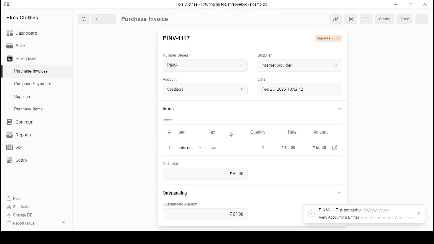 The width and height of the screenshot is (434, 244). What do you see at coordinates (317, 132) in the screenshot?
I see `amount` at bounding box center [317, 132].